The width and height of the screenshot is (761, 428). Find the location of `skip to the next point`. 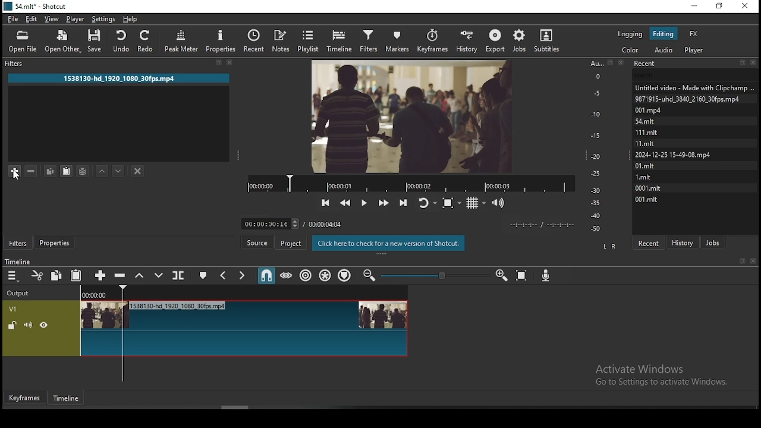

skip to the next point is located at coordinates (404, 203).